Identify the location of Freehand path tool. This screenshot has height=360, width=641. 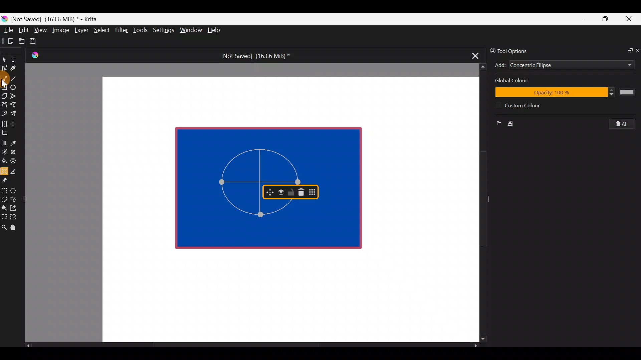
(17, 105).